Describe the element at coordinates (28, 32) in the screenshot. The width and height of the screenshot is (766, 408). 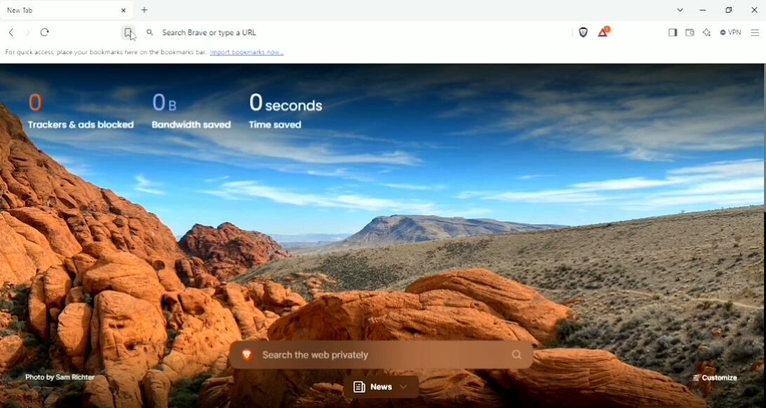
I see `Click to go forward` at that location.